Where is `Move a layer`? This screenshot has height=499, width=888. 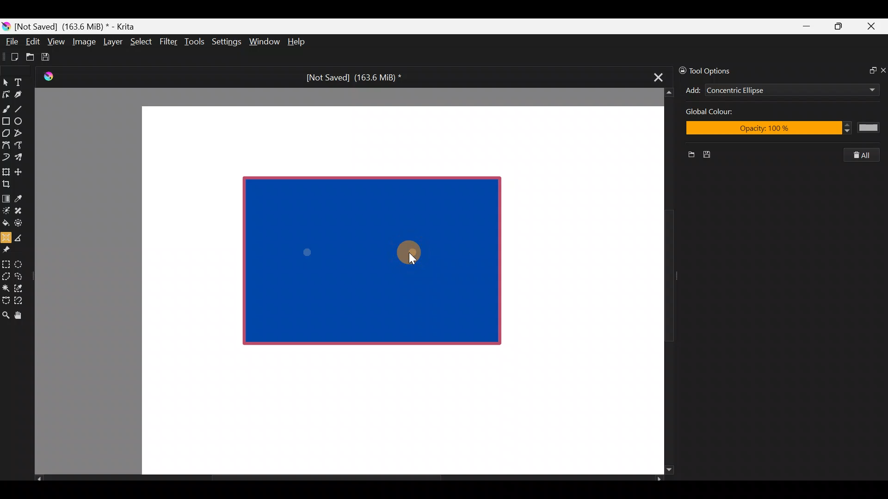
Move a layer is located at coordinates (21, 170).